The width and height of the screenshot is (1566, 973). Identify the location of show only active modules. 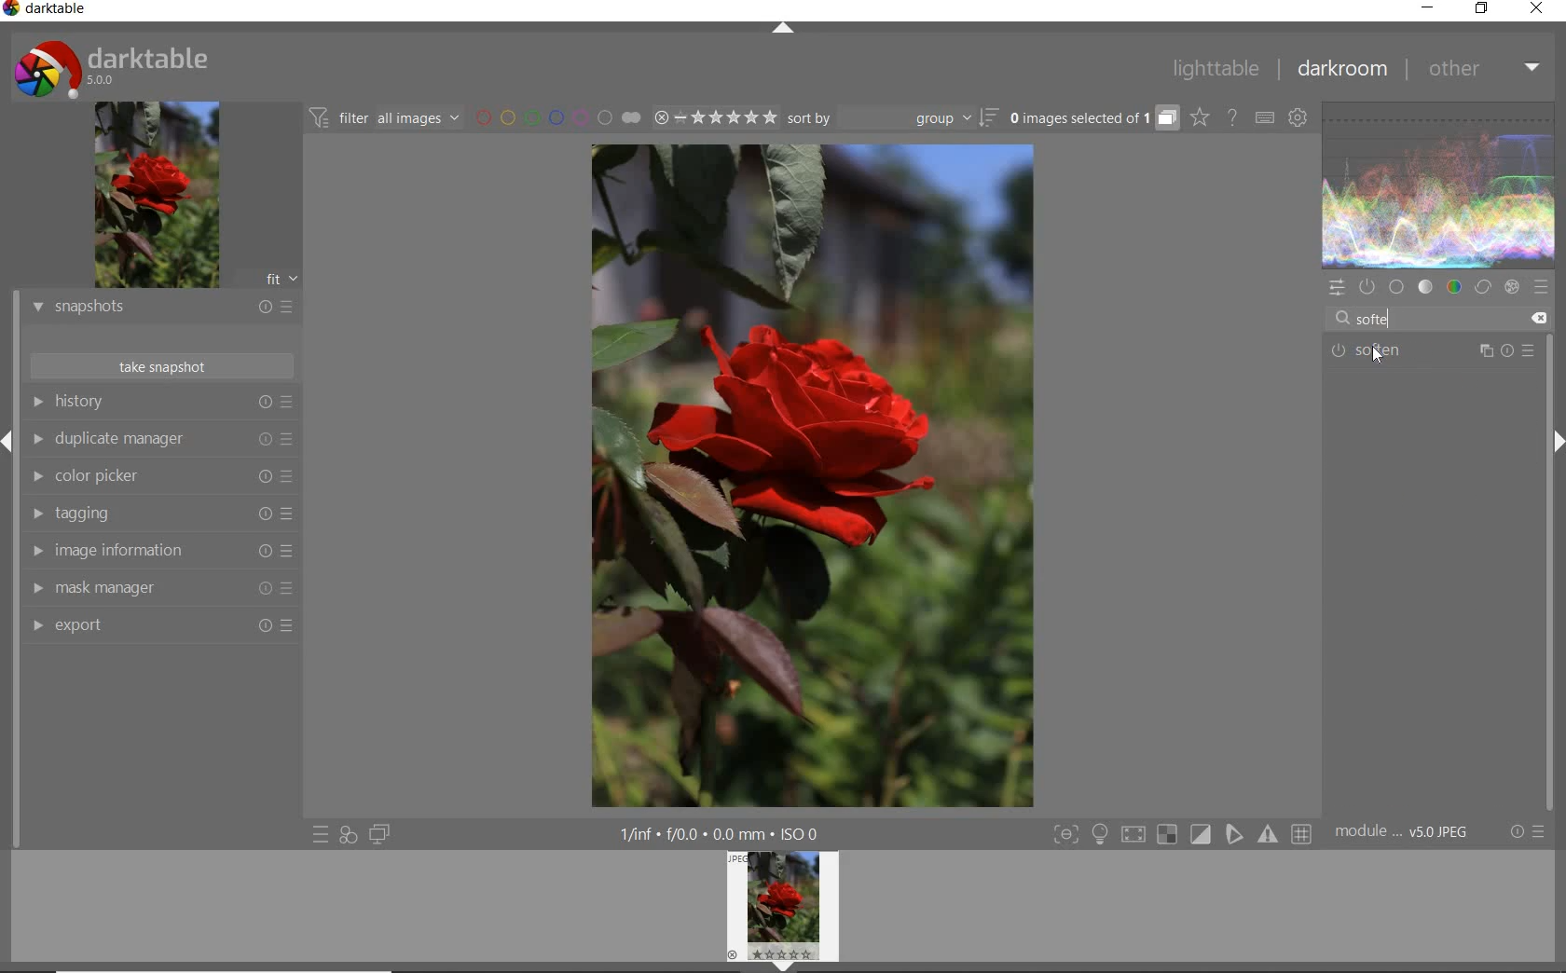
(1366, 285).